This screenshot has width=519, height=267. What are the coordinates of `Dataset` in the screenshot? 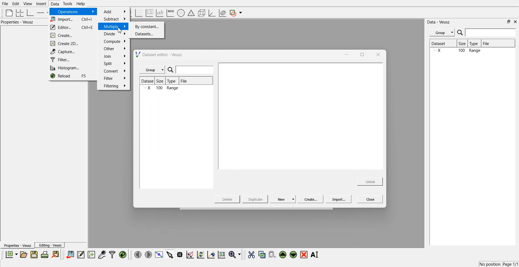 It's located at (443, 44).